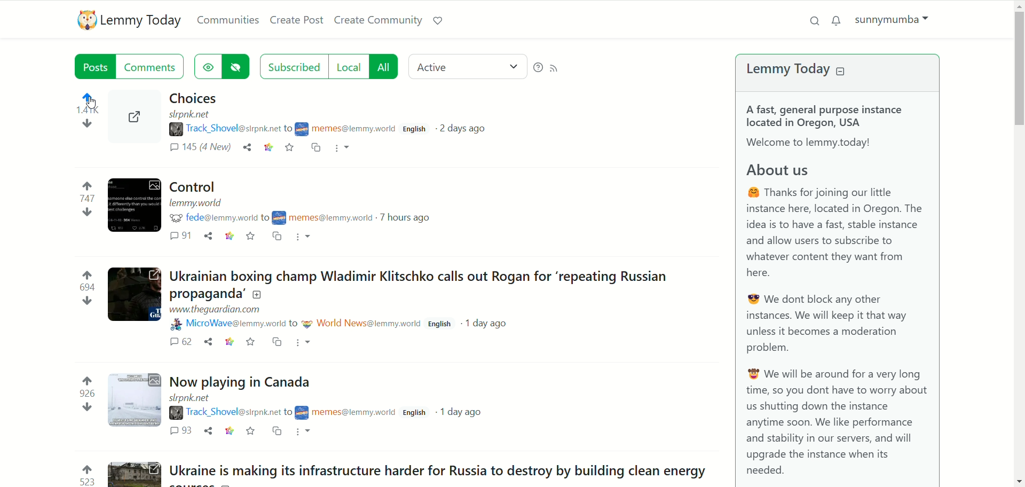  Describe the element at coordinates (86, 289) in the screenshot. I see `694` at that location.